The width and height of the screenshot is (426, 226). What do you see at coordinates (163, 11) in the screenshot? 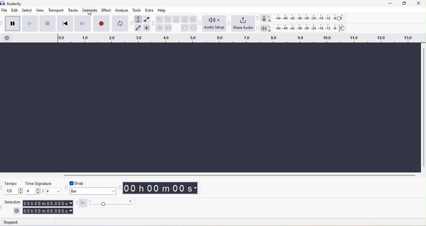
I see `help` at bounding box center [163, 11].